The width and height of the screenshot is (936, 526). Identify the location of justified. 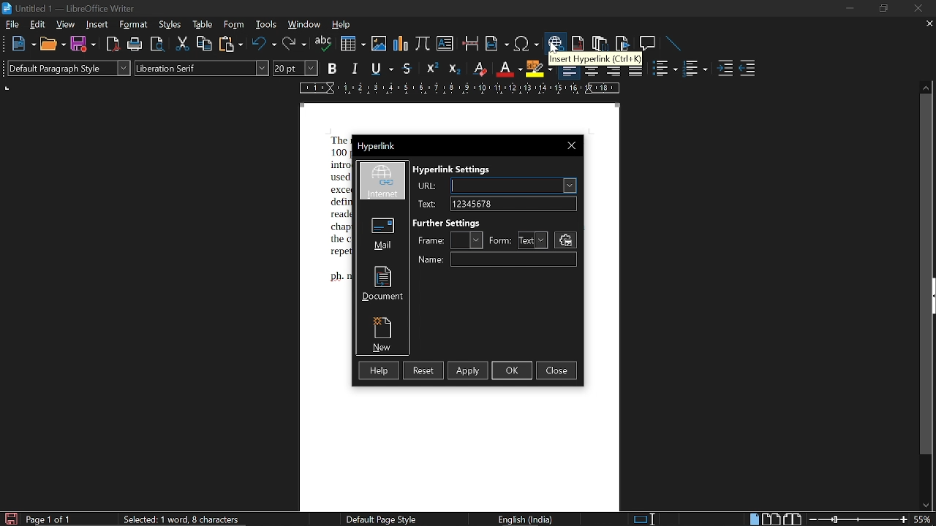
(638, 69).